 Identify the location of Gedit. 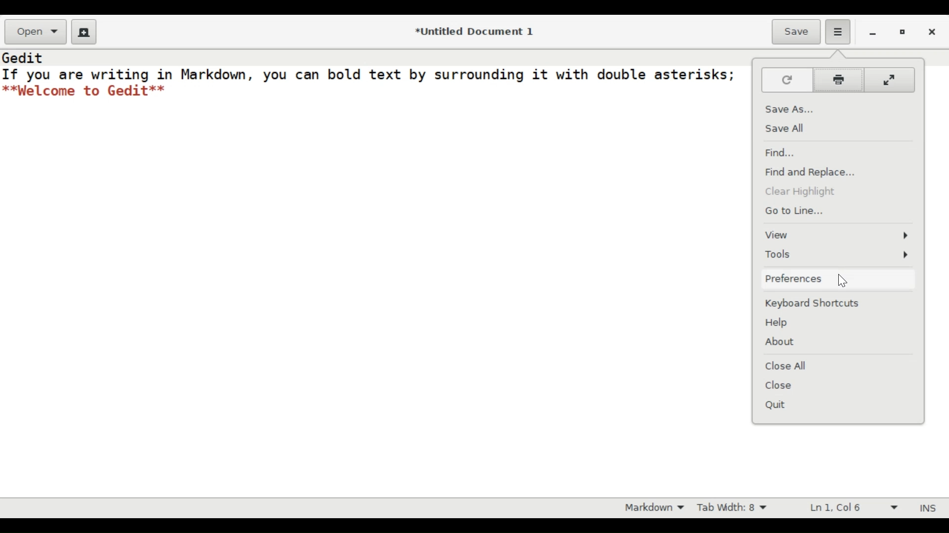
(24, 56).